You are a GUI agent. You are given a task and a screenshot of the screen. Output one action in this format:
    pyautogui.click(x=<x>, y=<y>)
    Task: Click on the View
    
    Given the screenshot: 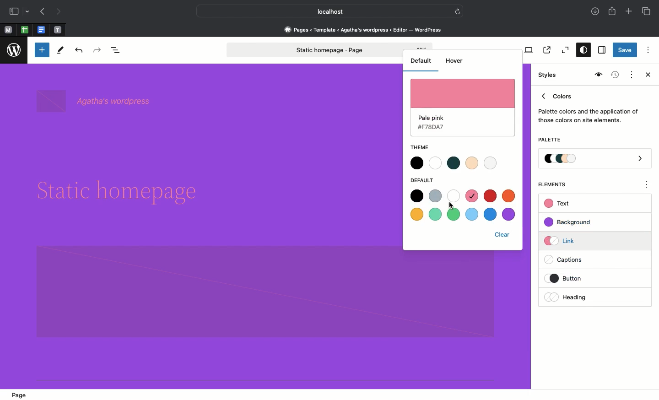 What is the action you would take?
    pyautogui.click(x=527, y=50)
    